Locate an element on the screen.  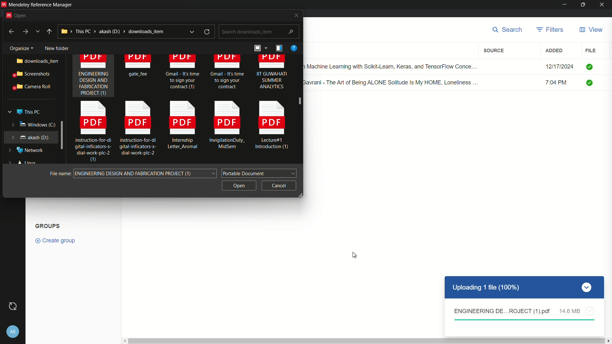
new folder is located at coordinates (56, 47).